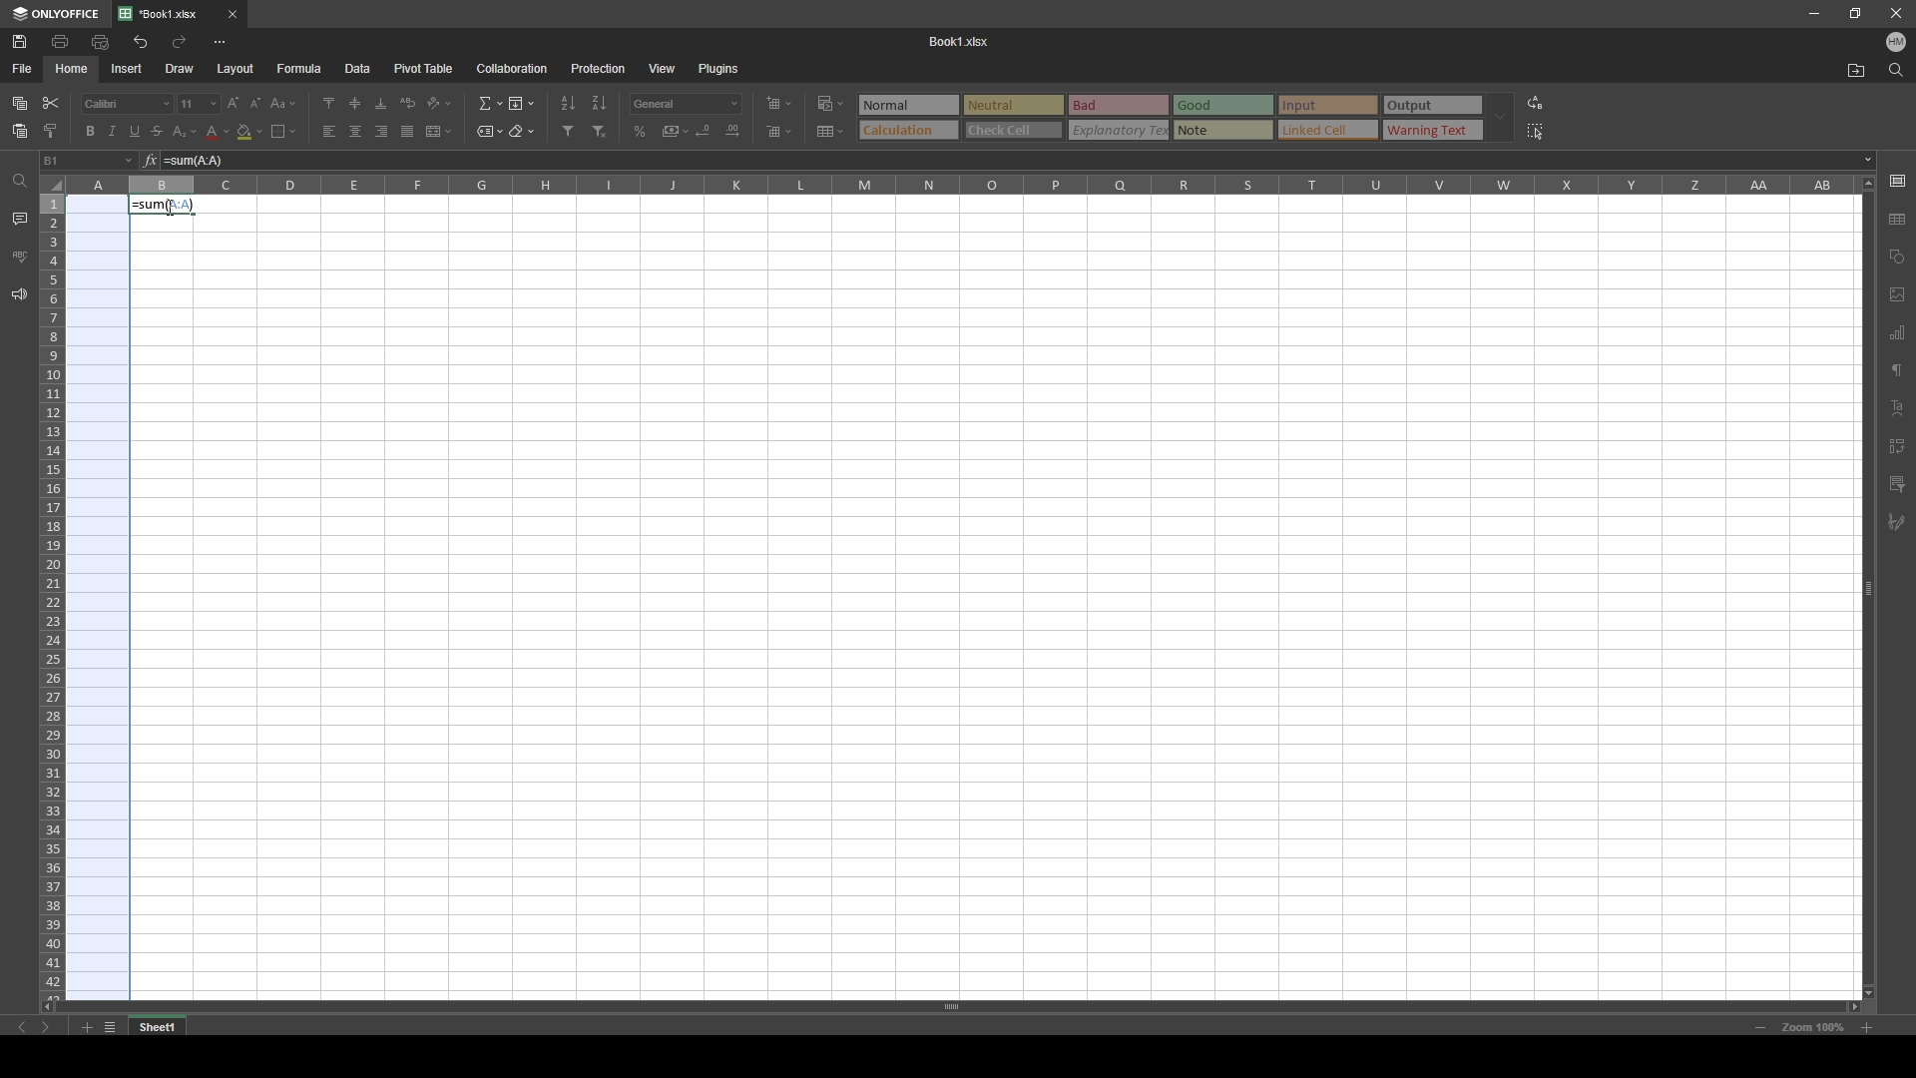 This screenshot has width=1916, height=1078. I want to click on view, so click(662, 69).